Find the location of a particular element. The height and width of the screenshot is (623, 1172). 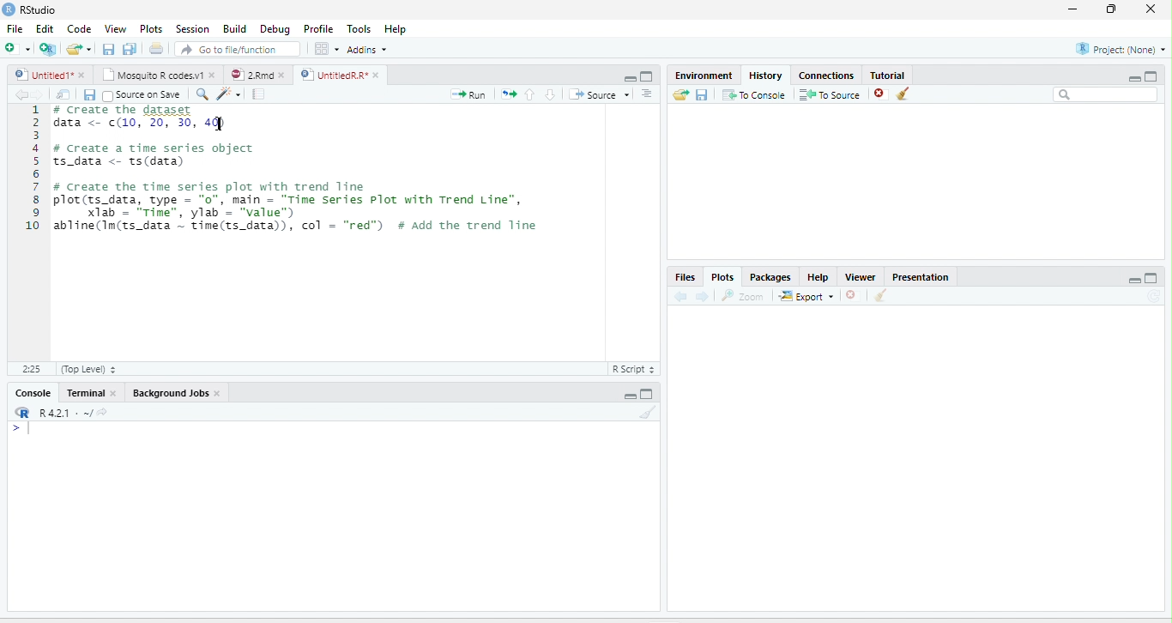

Go back to previous source location is located at coordinates (19, 94).